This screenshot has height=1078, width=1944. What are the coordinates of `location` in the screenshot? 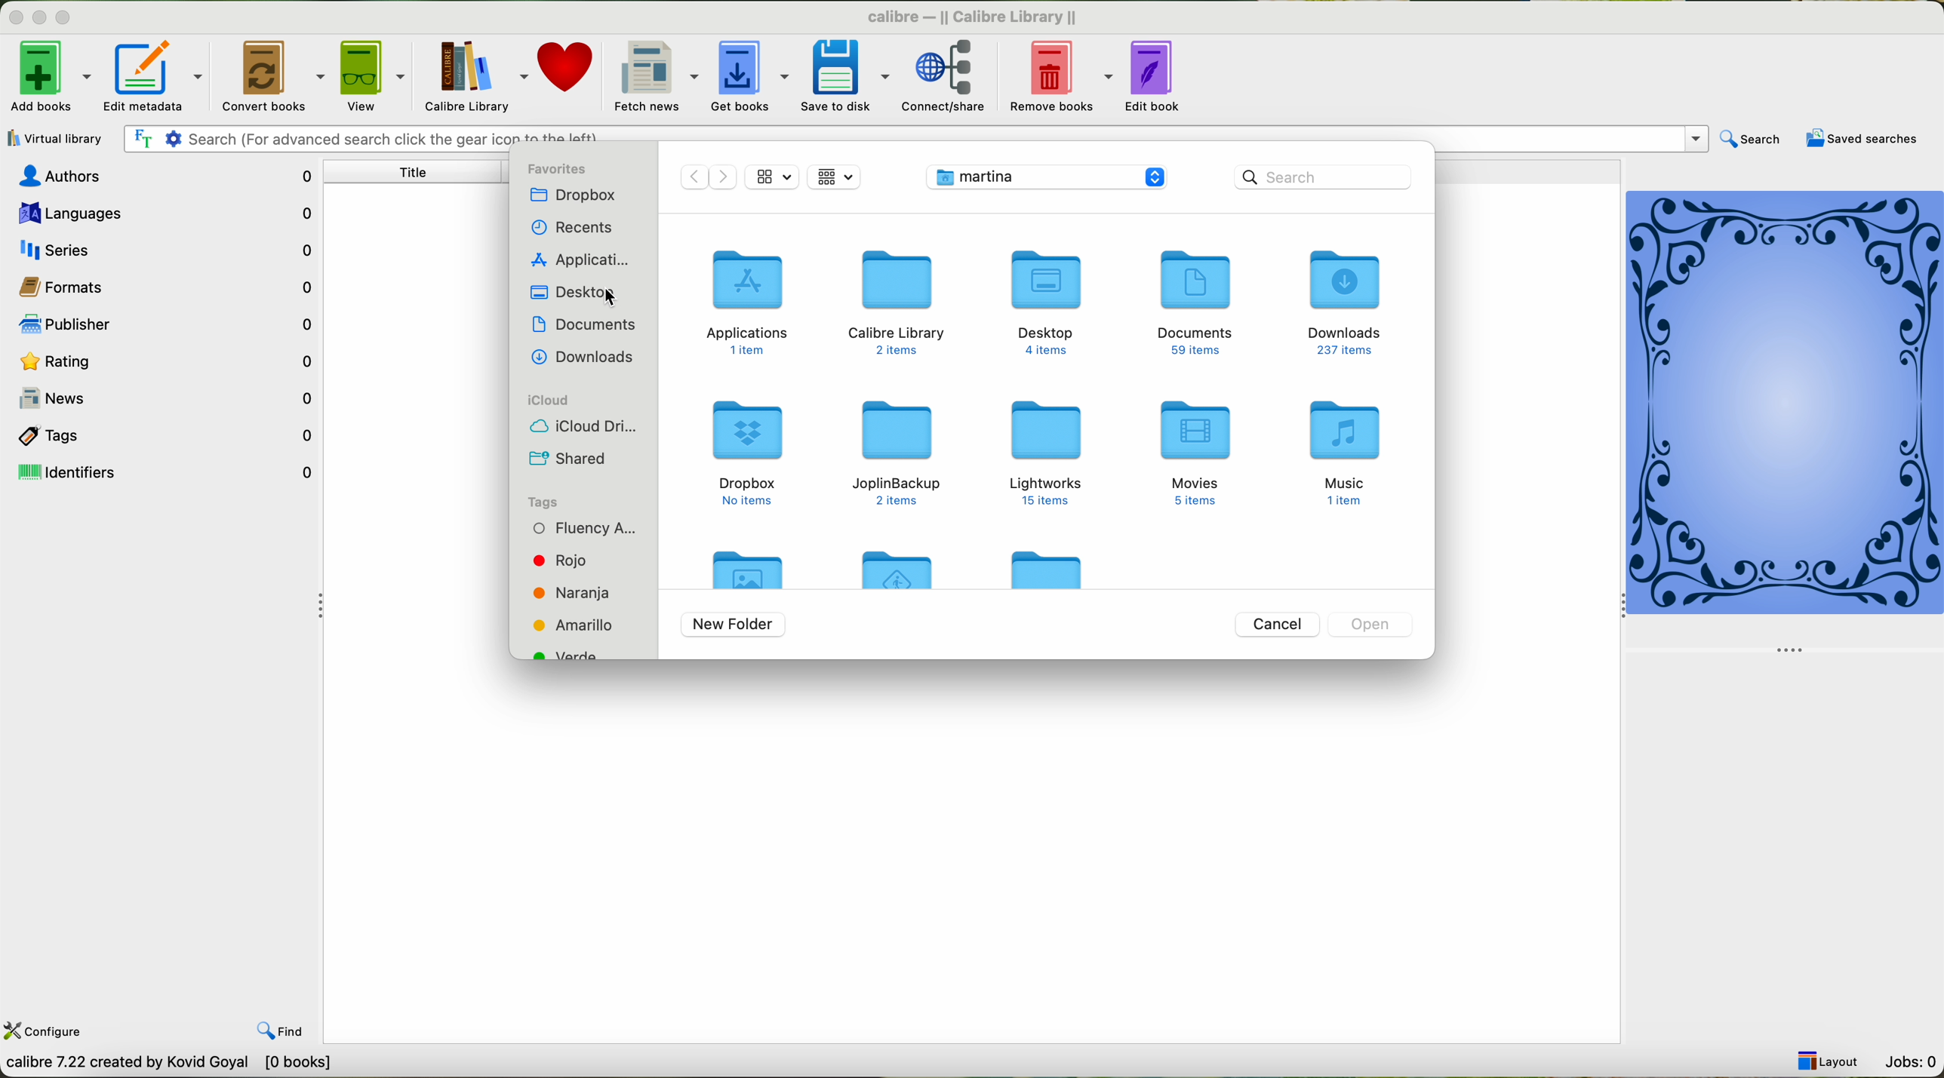 It's located at (1050, 177).